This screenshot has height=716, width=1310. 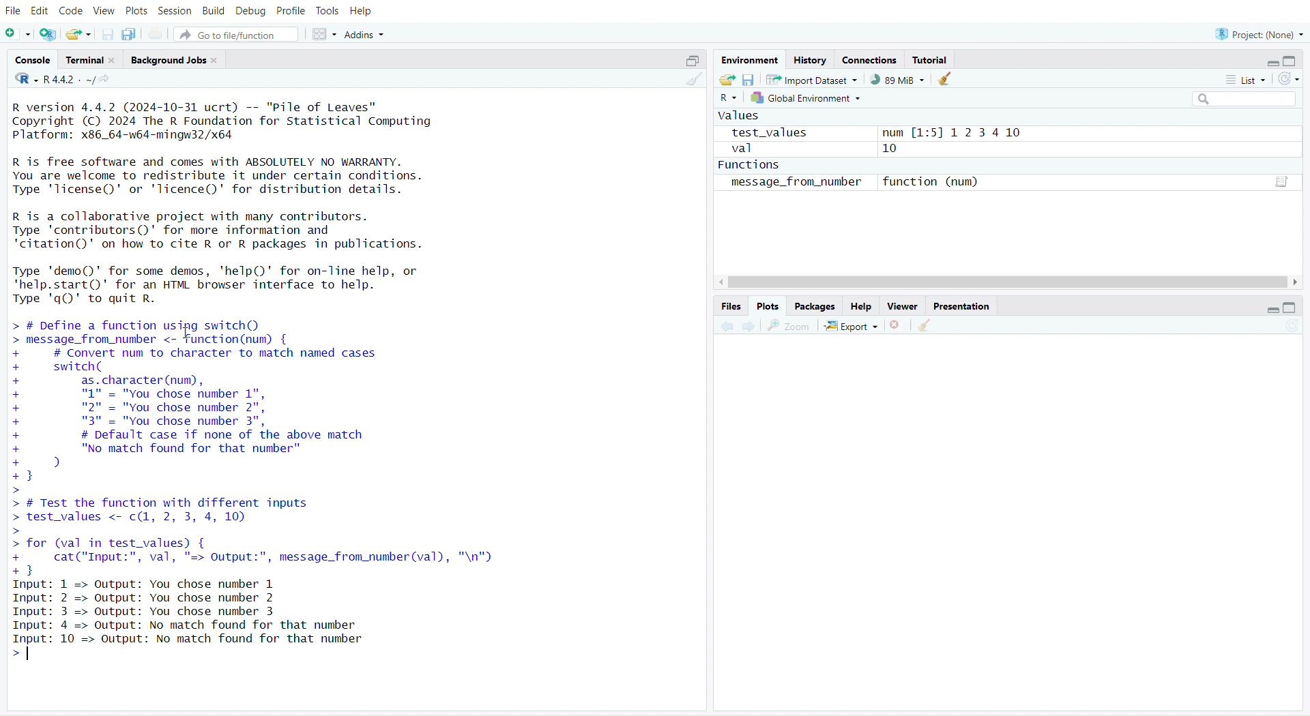 I want to click on Data/Table, so click(x=1281, y=185).